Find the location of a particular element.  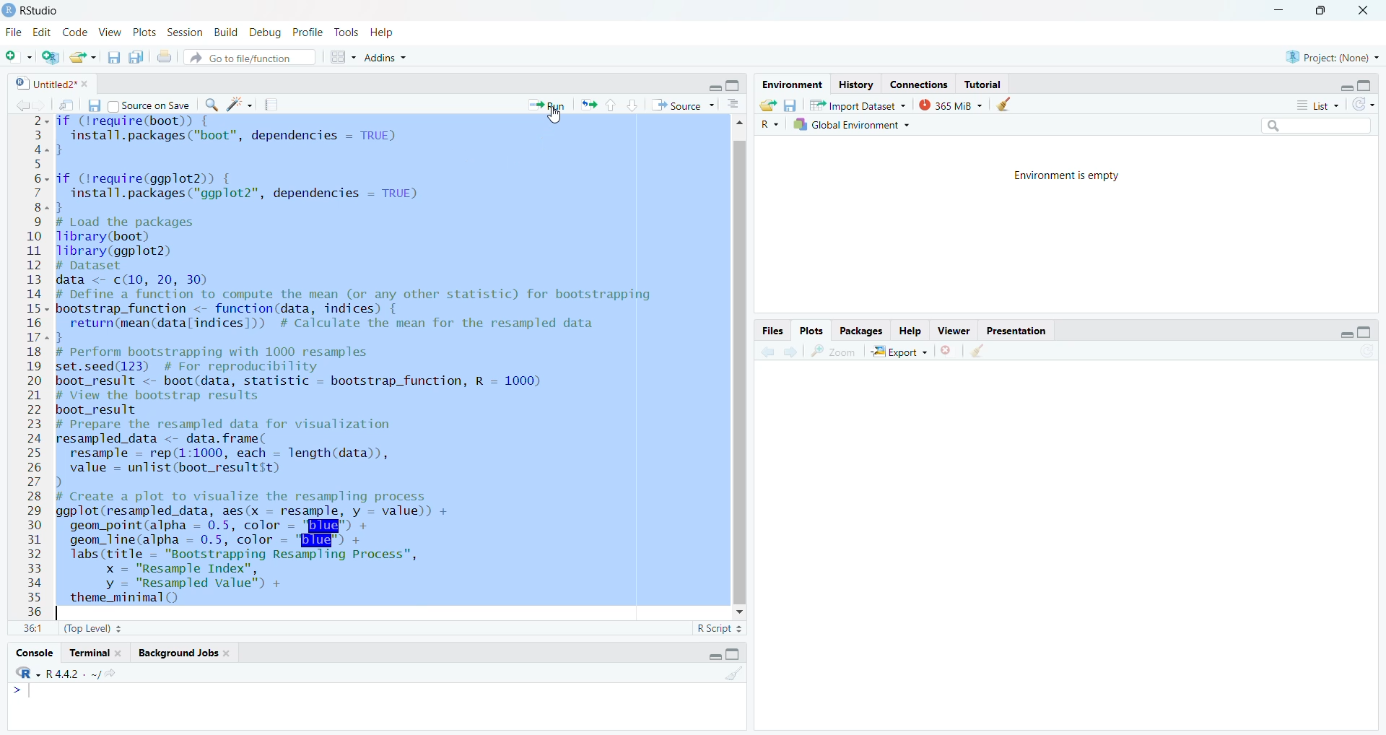

Edit is located at coordinates (41, 32).